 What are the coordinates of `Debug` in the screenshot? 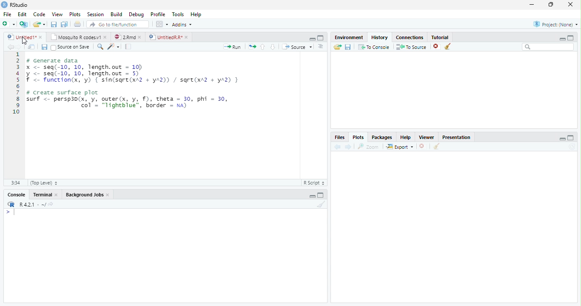 It's located at (136, 14).